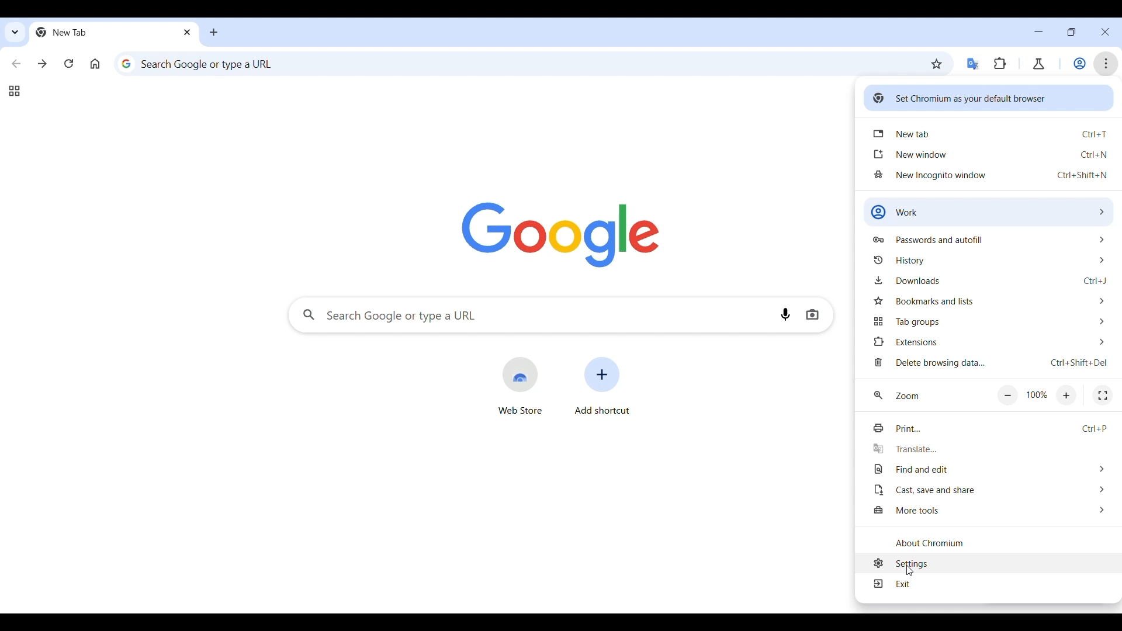  What do you see at coordinates (937, 64) in the screenshot?
I see `Bookmark this tab` at bounding box center [937, 64].